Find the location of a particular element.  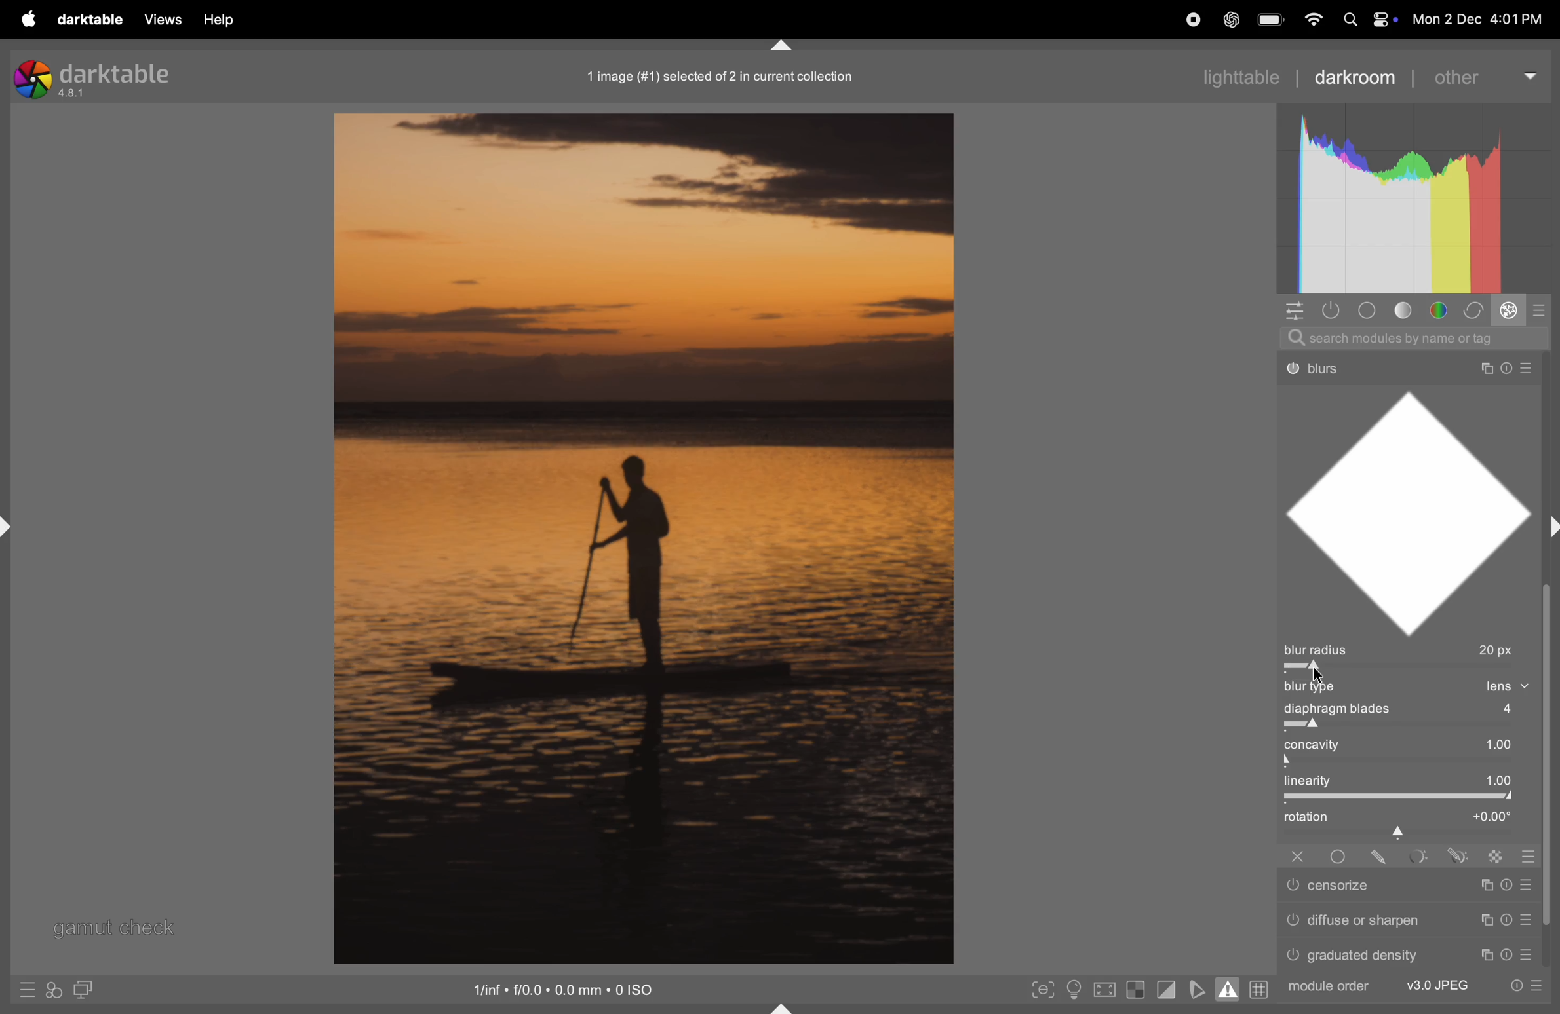

effect is located at coordinates (1511, 310).